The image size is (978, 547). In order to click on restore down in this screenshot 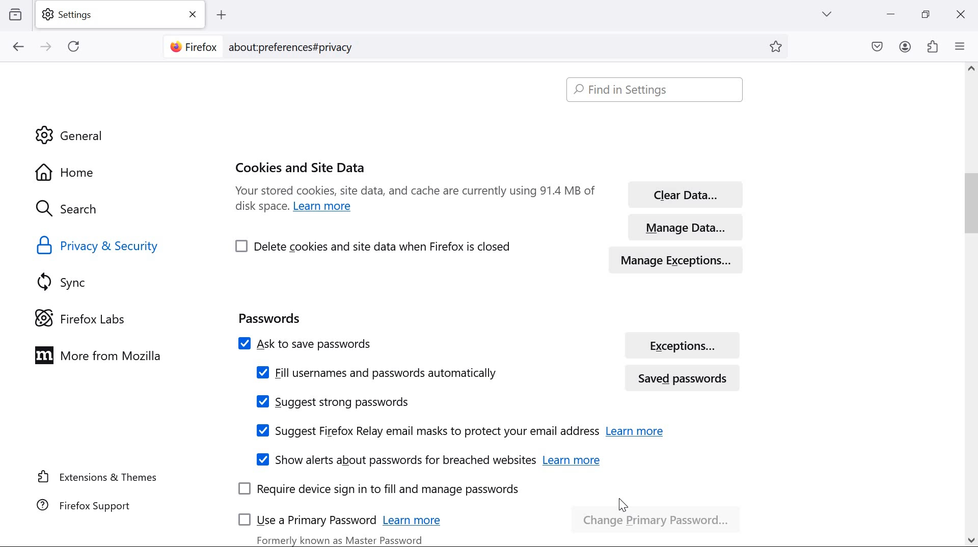, I will do `click(926, 14)`.